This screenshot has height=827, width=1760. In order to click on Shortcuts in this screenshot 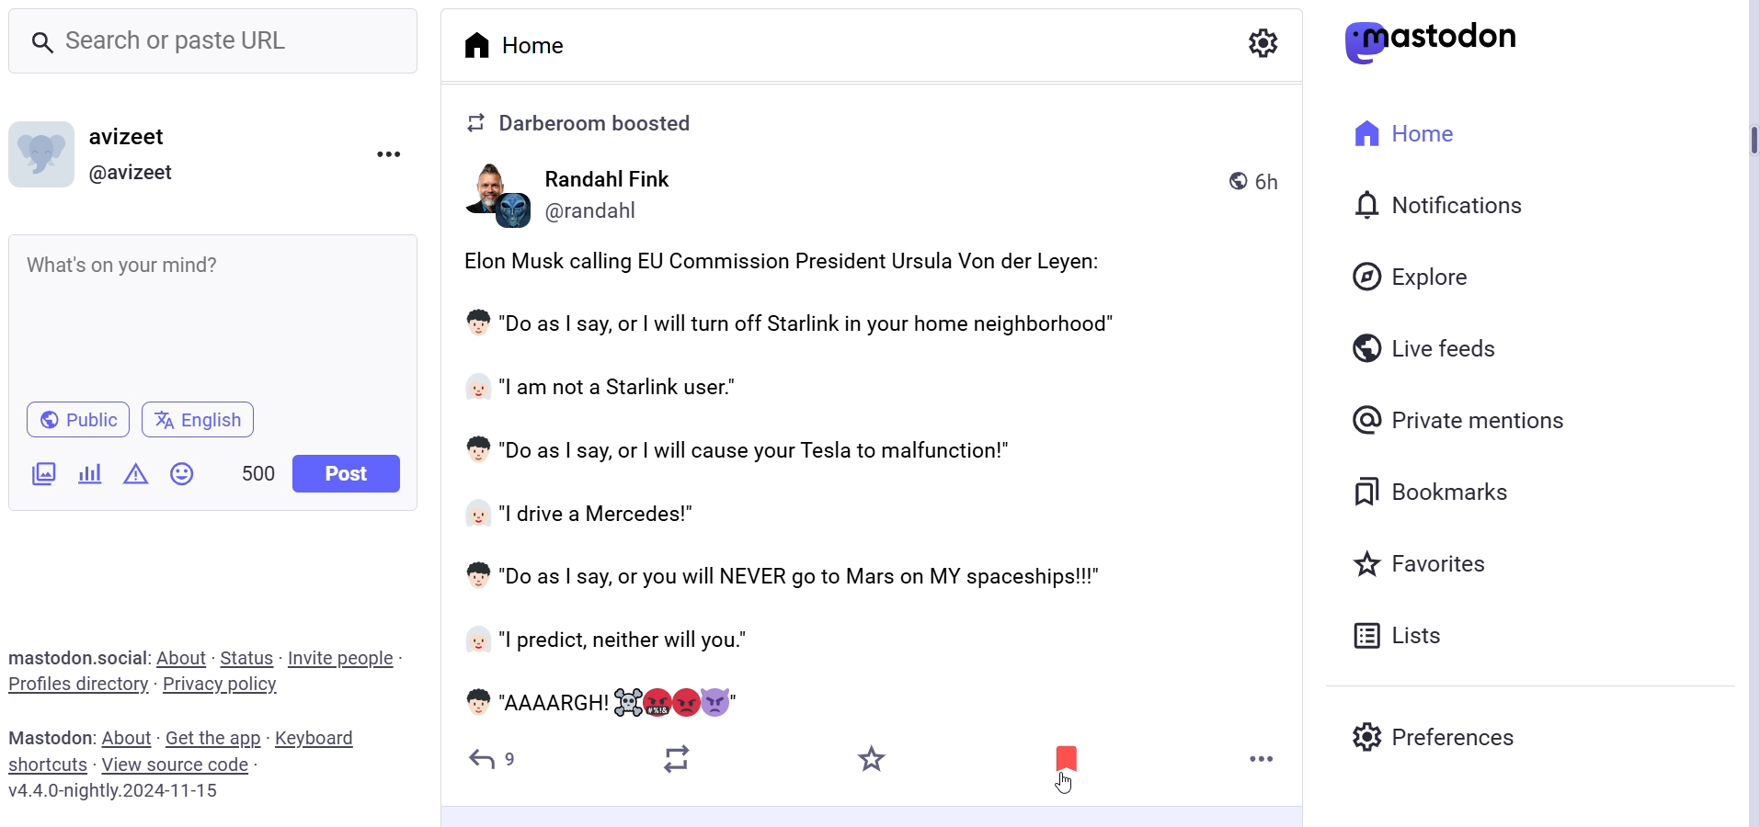, I will do `click(49, 764)`.